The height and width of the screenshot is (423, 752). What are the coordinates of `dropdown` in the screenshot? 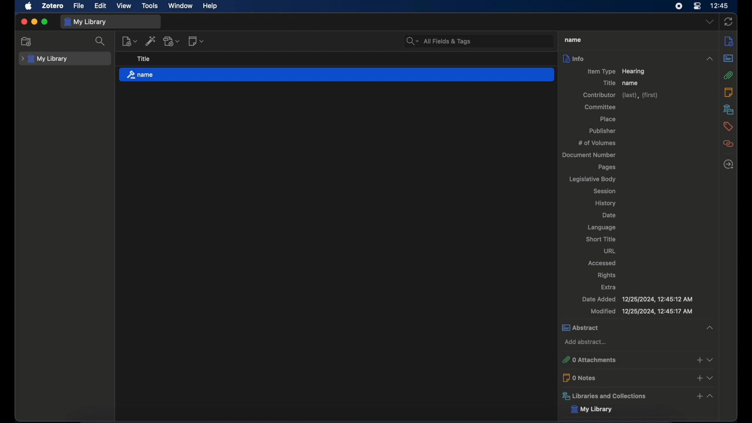 It's located at (710, 21).